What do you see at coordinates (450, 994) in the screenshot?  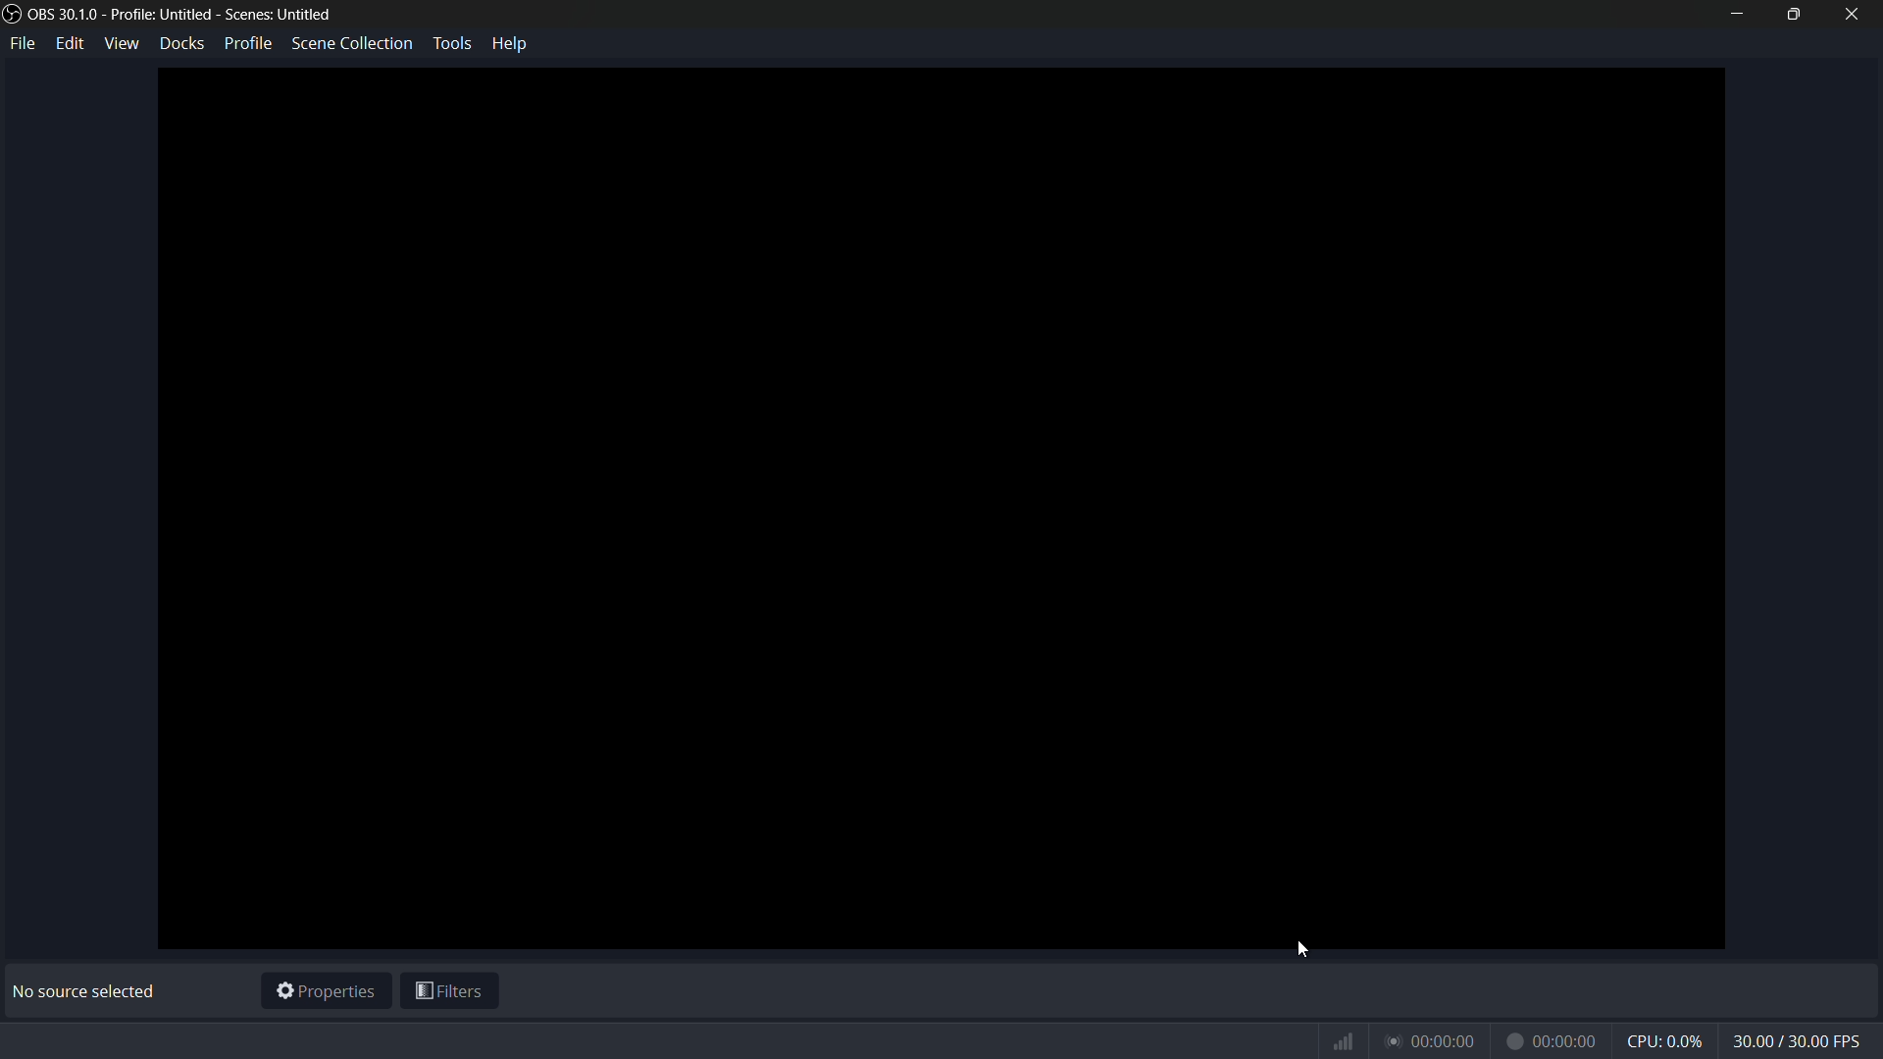 I see `filters` at bounding box center [450, 994].